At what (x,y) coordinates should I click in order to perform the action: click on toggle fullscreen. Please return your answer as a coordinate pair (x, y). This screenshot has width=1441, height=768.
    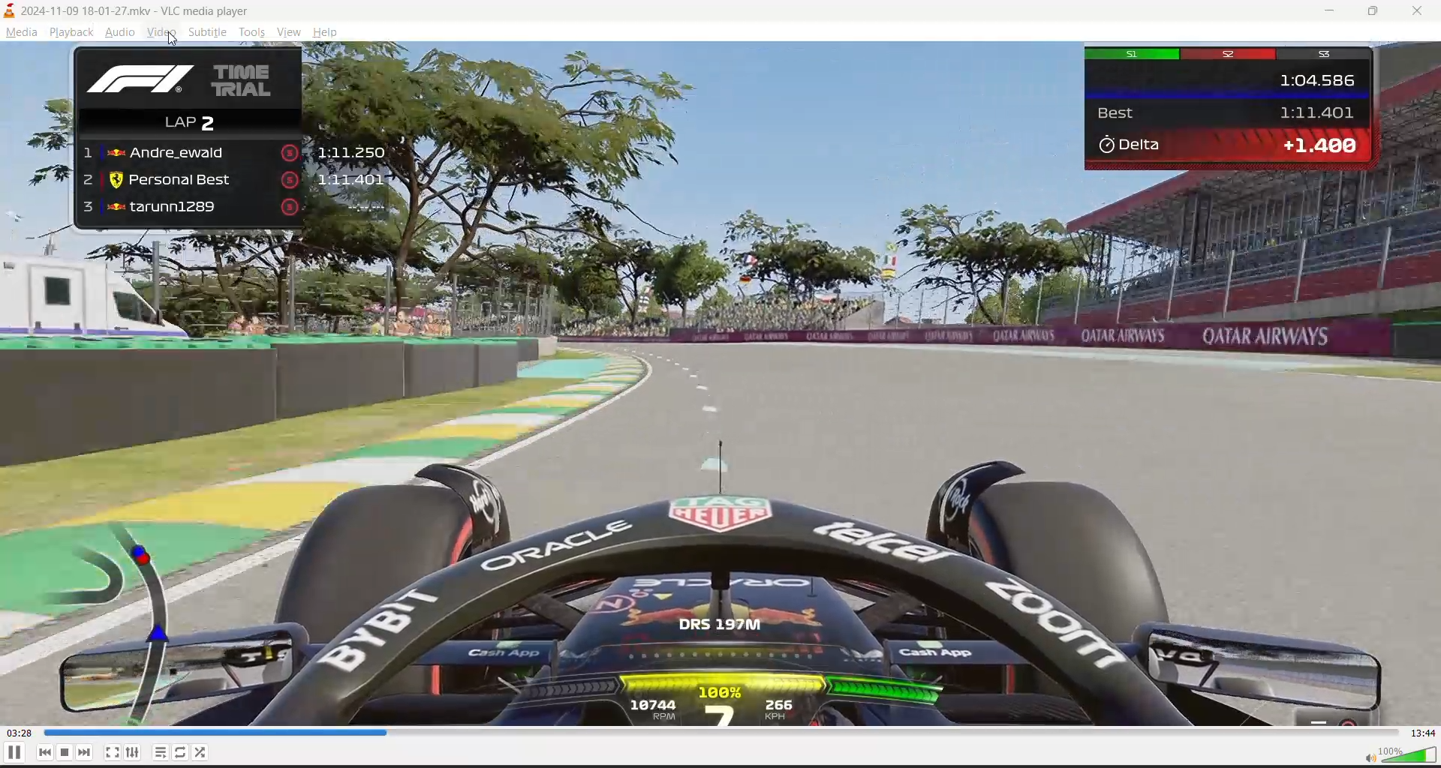
    Looking at the image, I should click on (112, 751).